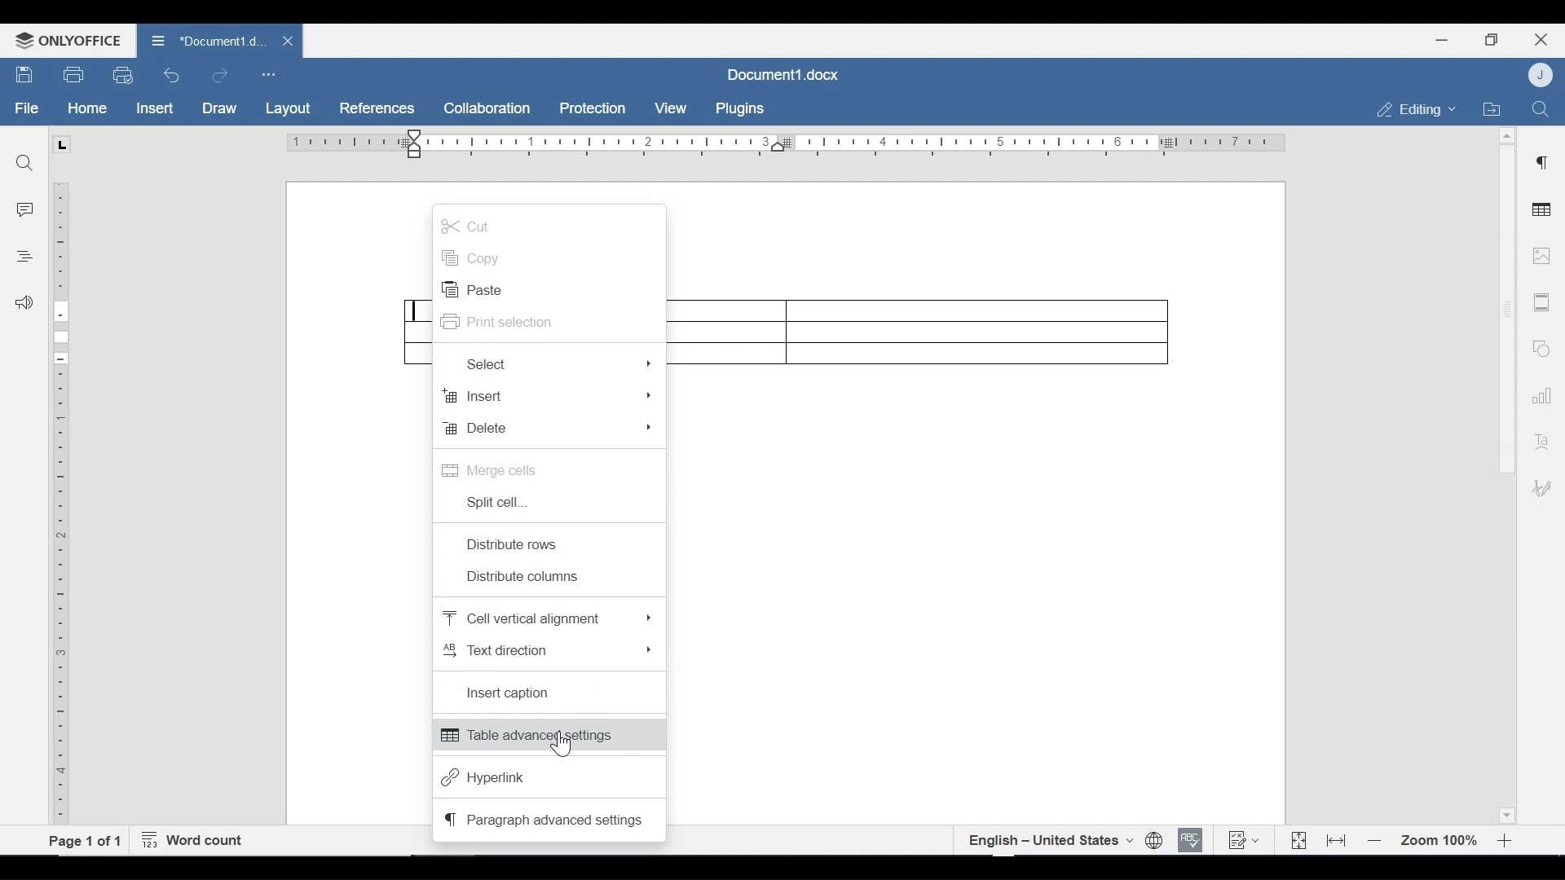 The width and height of the screenshot is (1565, 880). I want to click on image, so click(1541, 255).